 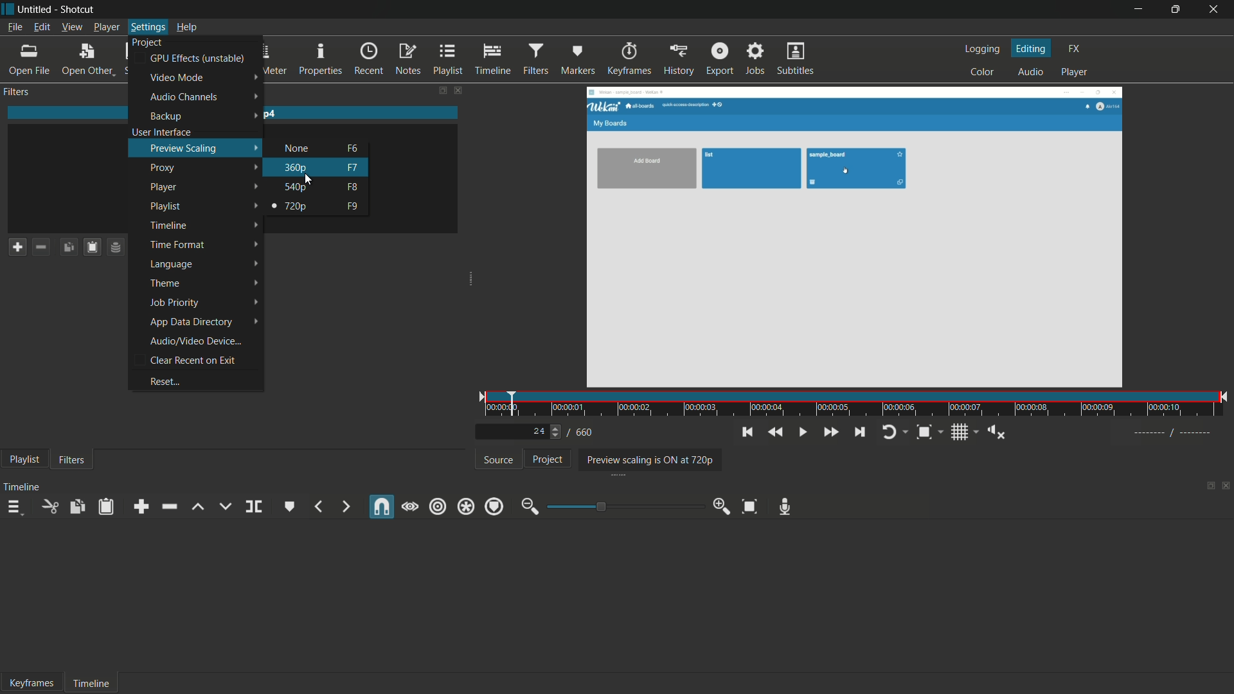 What do you see at coordinates (751, 506) in the screenshot?
I see `zoom timeline to fit` at bounding box center [751, 506].